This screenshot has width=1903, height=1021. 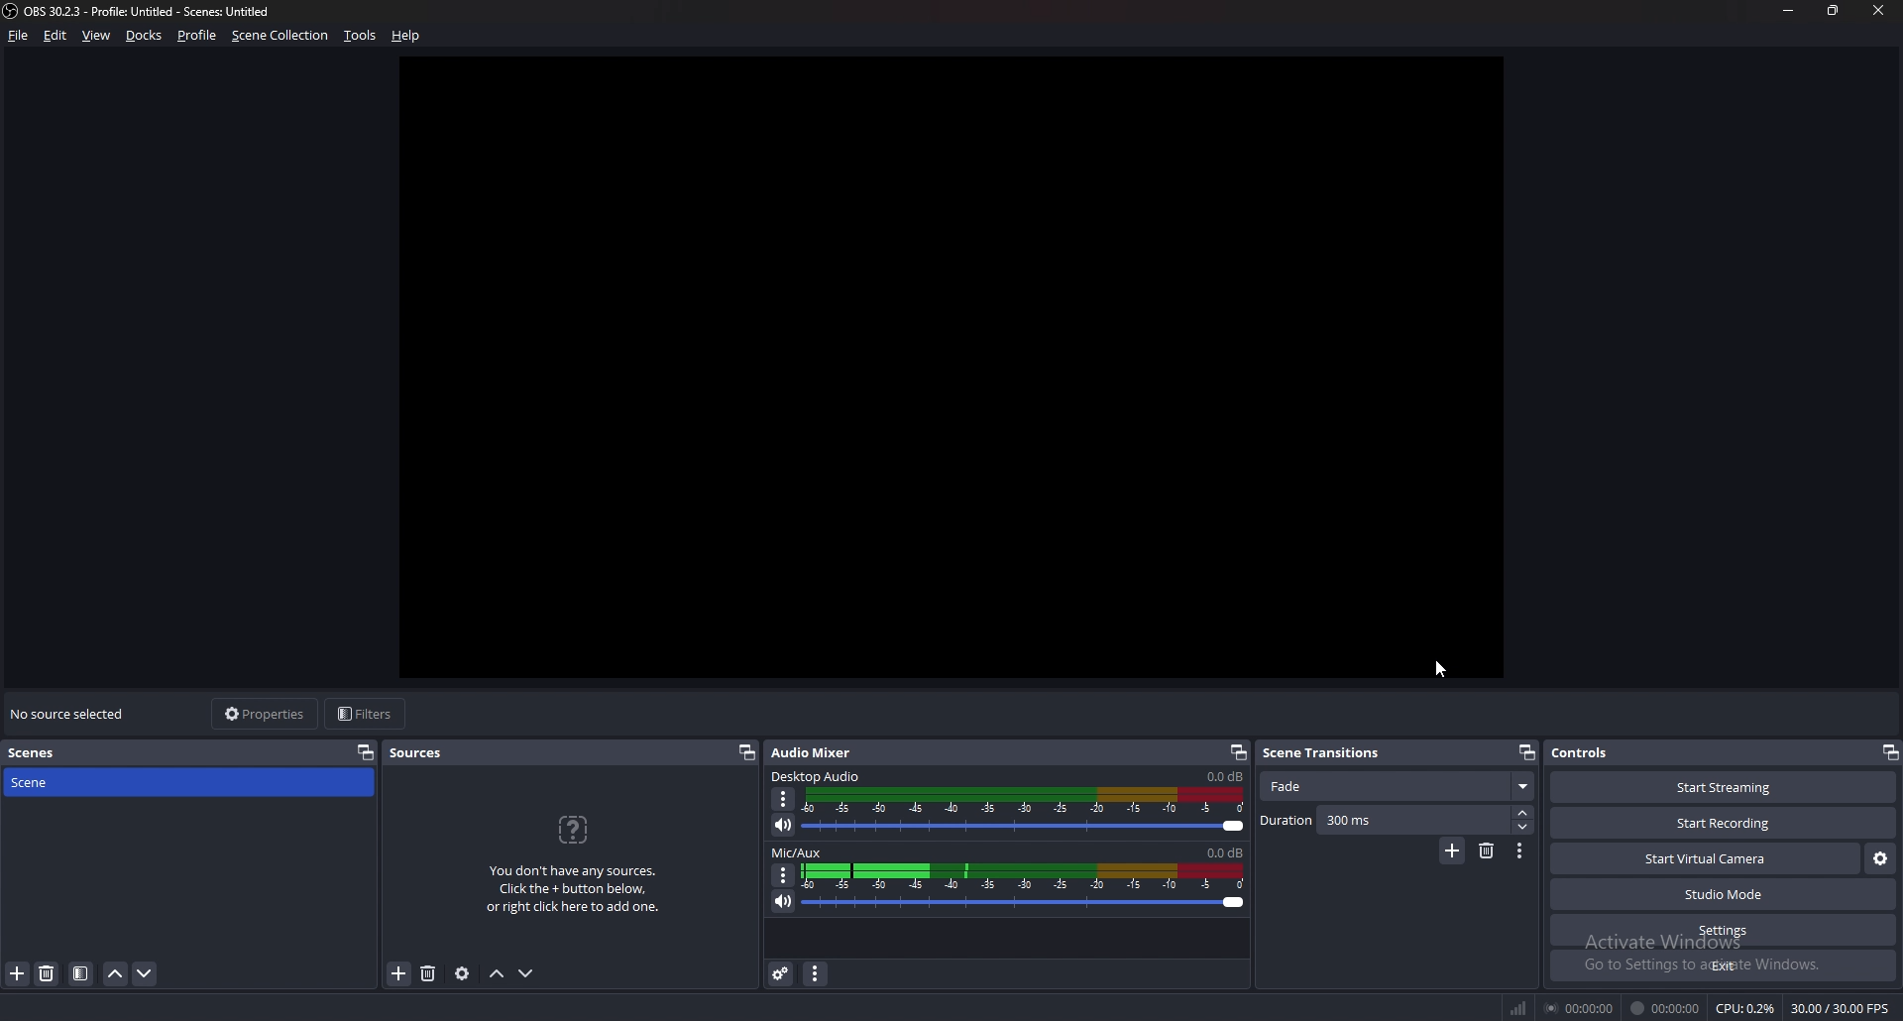 What do you see at coordinates (816, 752) in the screenshot?
I see `audio mixer` at bounding box center [816, 752].